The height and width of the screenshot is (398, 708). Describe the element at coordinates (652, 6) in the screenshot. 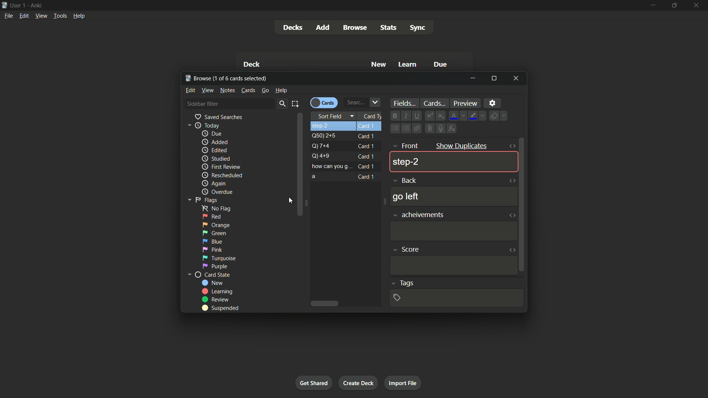

I see `minimize` at that location.